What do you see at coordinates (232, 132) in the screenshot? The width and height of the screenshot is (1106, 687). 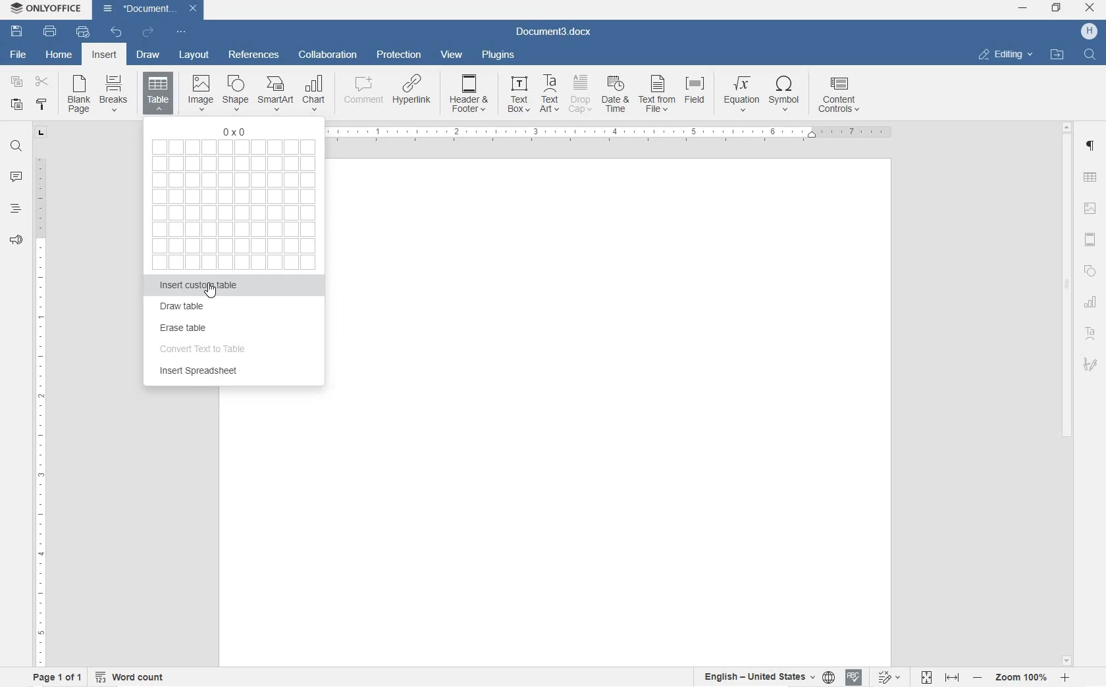 I see `0X0` at bounding box center [232, 132].